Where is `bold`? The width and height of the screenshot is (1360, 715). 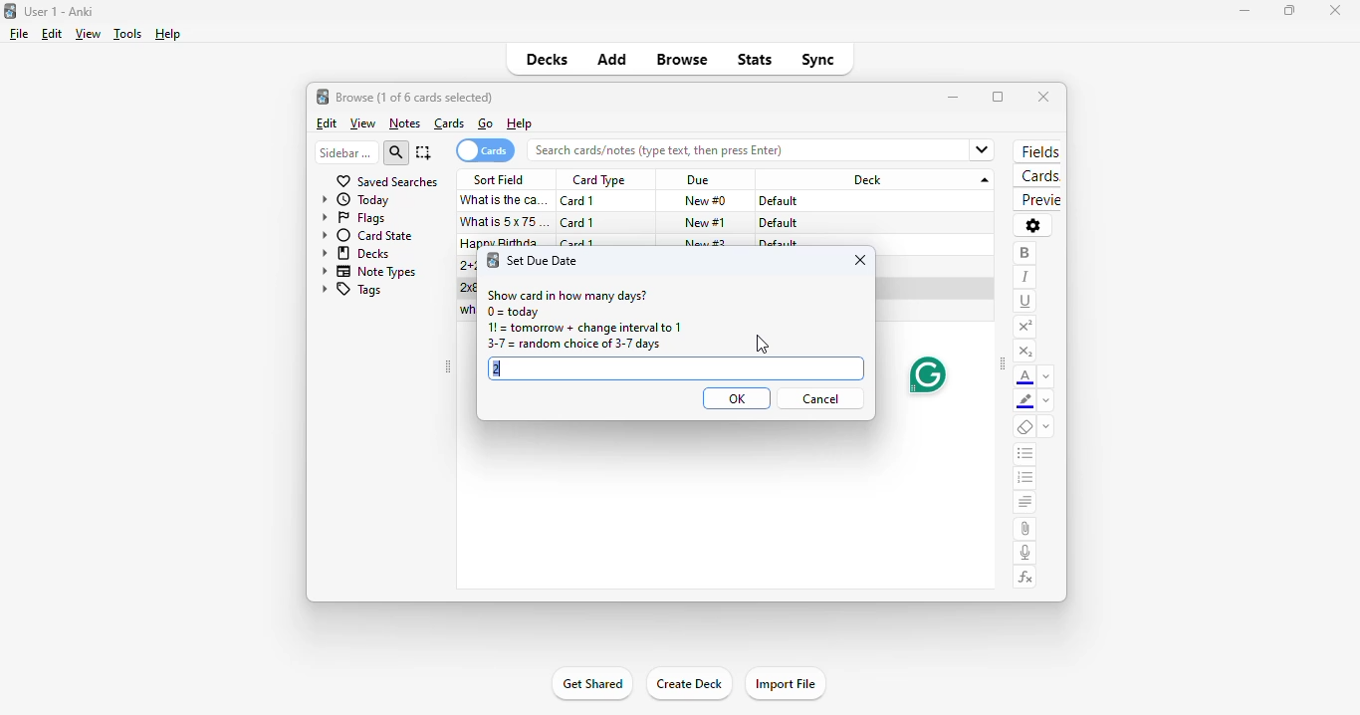 bold is located at coordinates (1024, 253).